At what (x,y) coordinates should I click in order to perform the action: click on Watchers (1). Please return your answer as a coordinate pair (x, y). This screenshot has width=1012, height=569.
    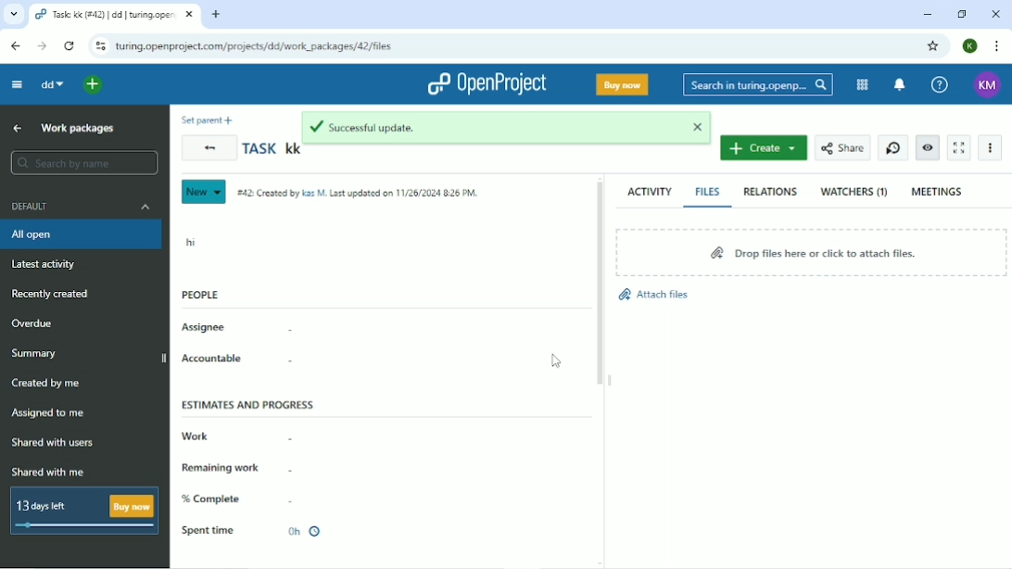
    Looking at the image, I should click on (853, 192).